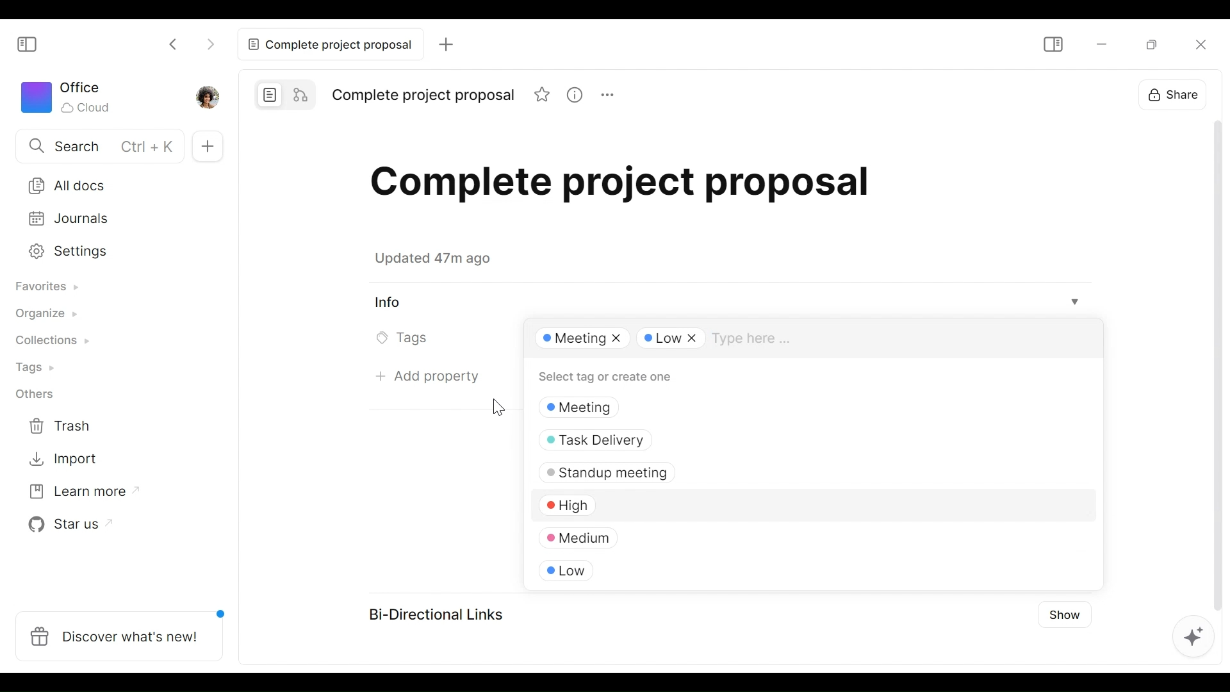 The width and height of the screenshot is (1230, 692). What do you see at coordinates (671, 339) in the screenshot?
I see `Low X` at bounding box center [671, 339].